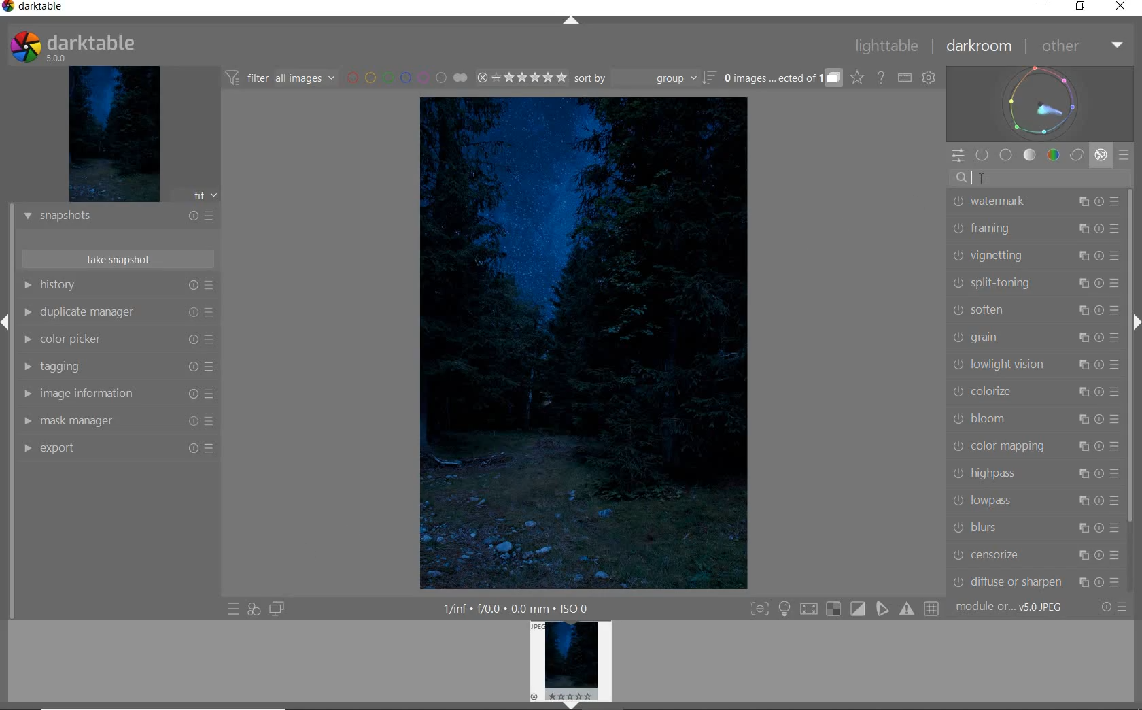 The image size is (1142, 710). I want to click on SYSTEM LOGO, so click(74, 45).